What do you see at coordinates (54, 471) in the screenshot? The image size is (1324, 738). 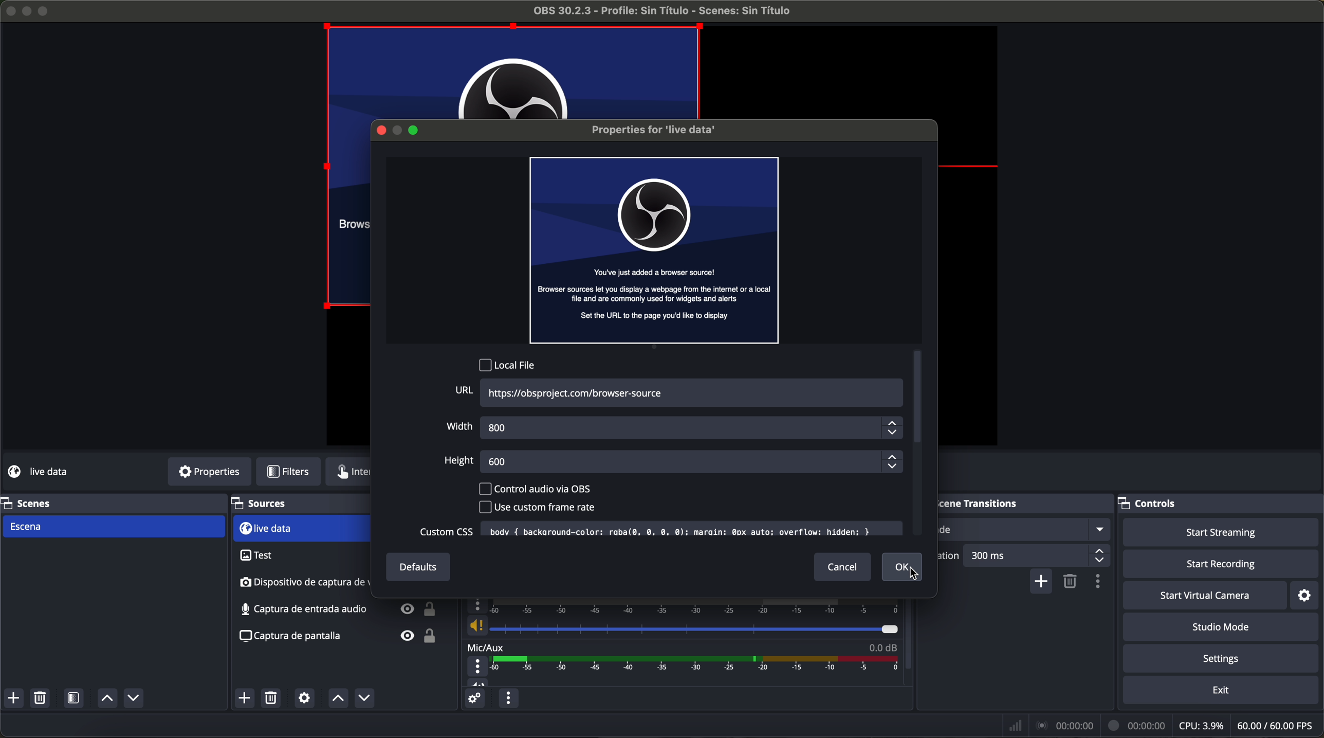 I see `no source selected` at bounding box center [54, 471].